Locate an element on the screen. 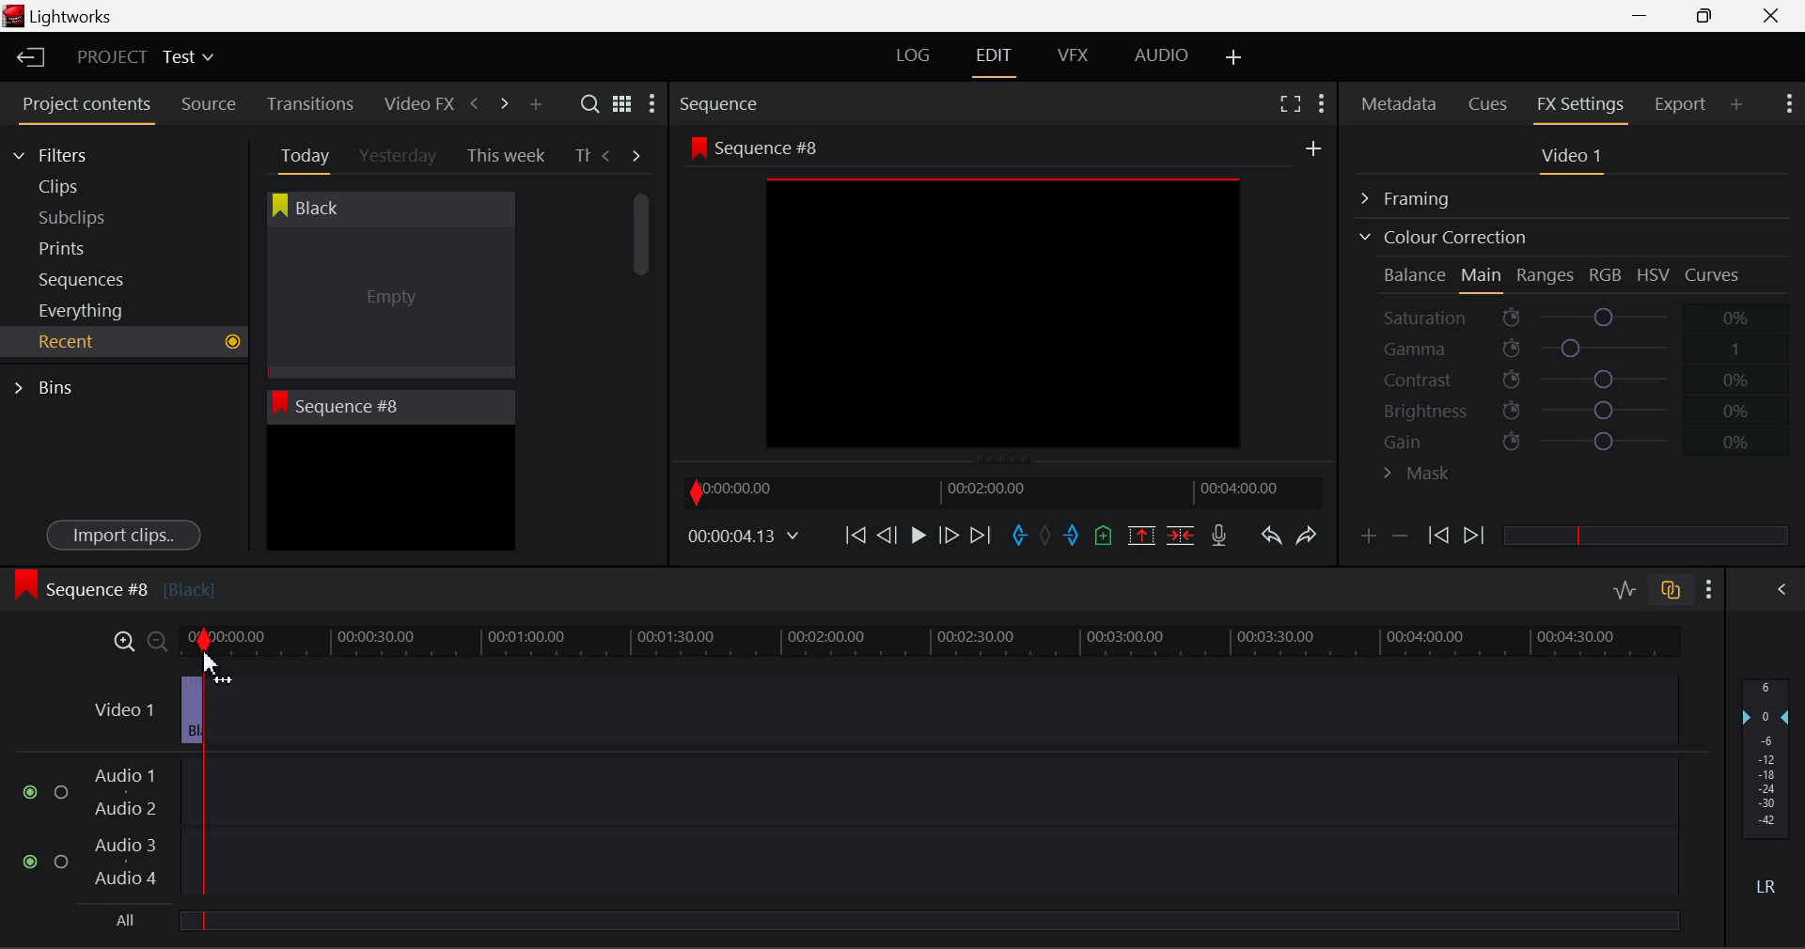 This screenshot has height=949, width=1805. LOG Layout is located at coordinates (912, 54).